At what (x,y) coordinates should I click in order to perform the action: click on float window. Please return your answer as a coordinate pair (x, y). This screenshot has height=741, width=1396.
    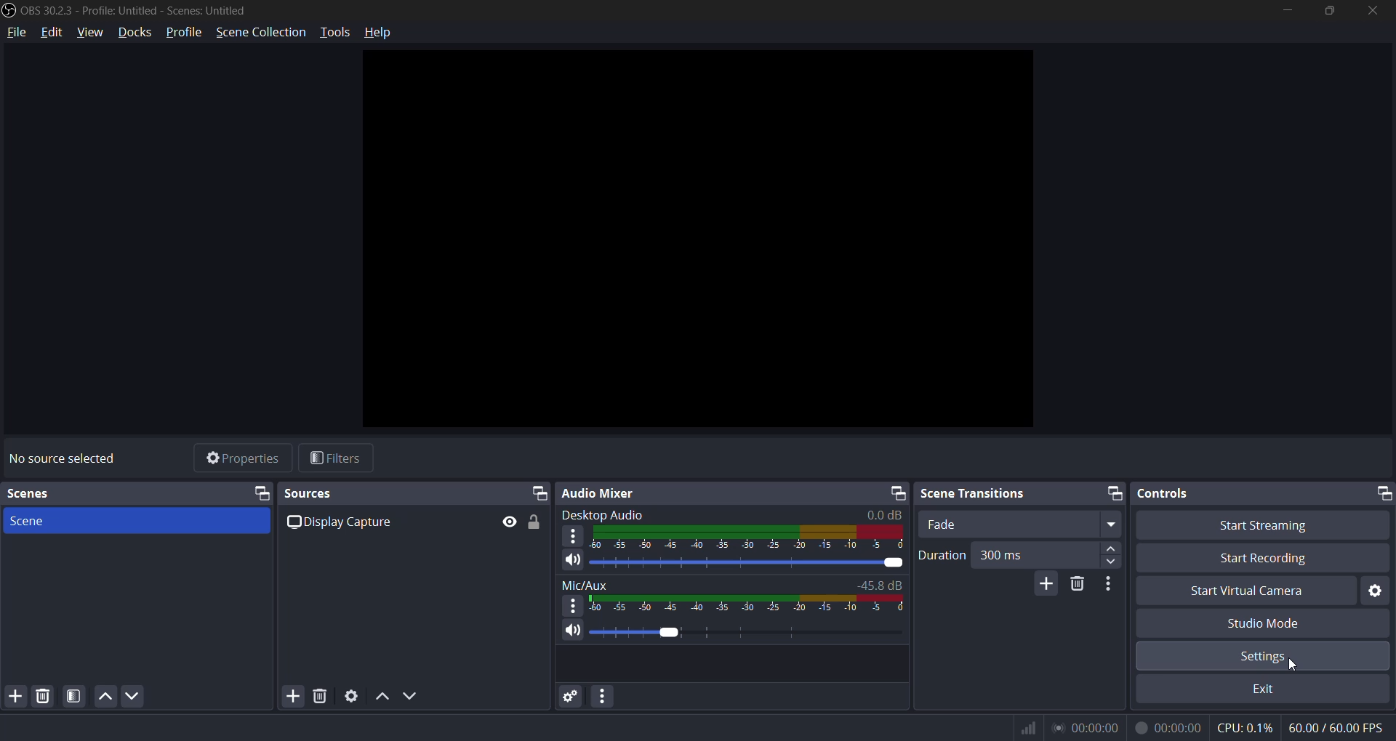
    Looking at the image, I should click on (1113, 493).